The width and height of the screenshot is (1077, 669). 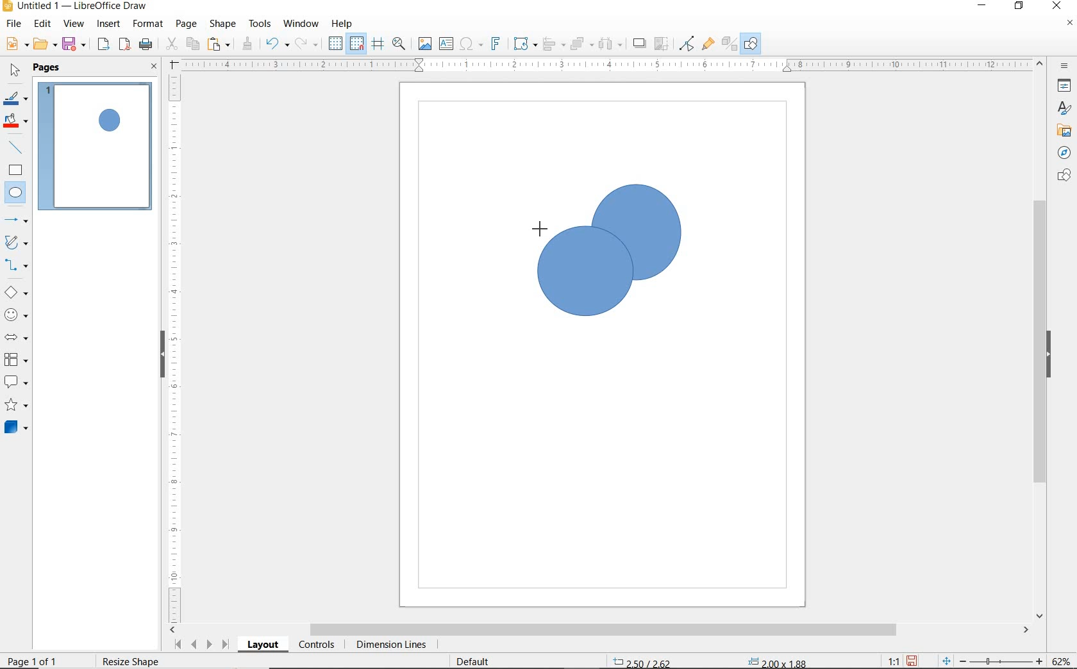 I want to click on DRAWN CIRCLE, so click(x=635, y=231).